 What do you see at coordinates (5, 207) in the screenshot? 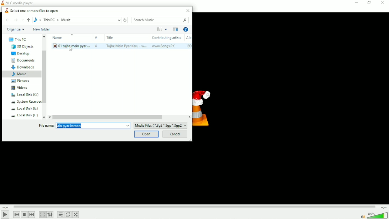
I see `Elapsed time` at bounding box center [5, 207].